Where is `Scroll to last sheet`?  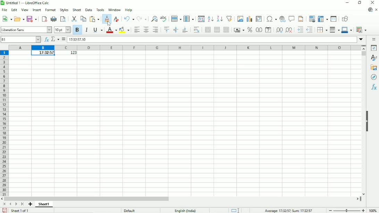 Scroll to last sheet is located at coordinates (22, 204).